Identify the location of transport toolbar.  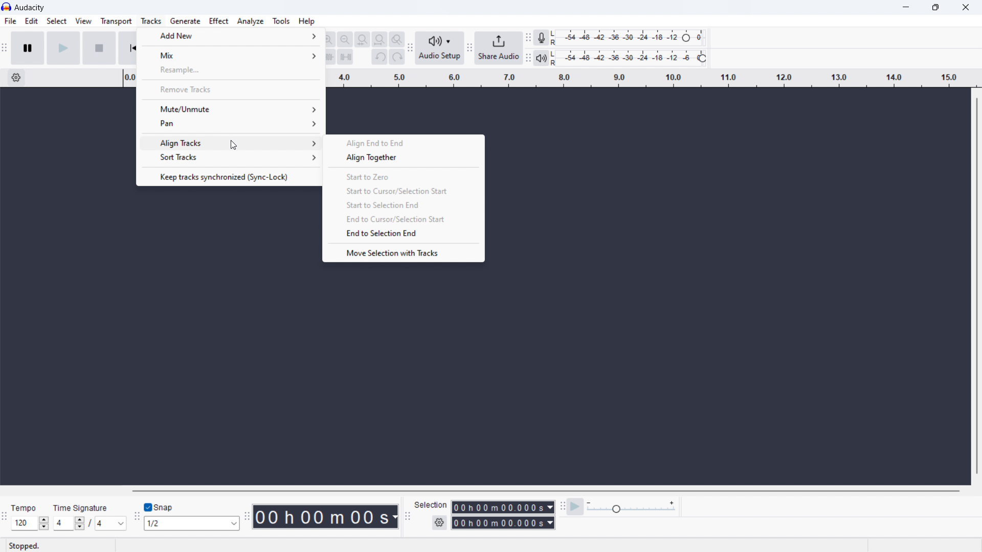
(5, 49).